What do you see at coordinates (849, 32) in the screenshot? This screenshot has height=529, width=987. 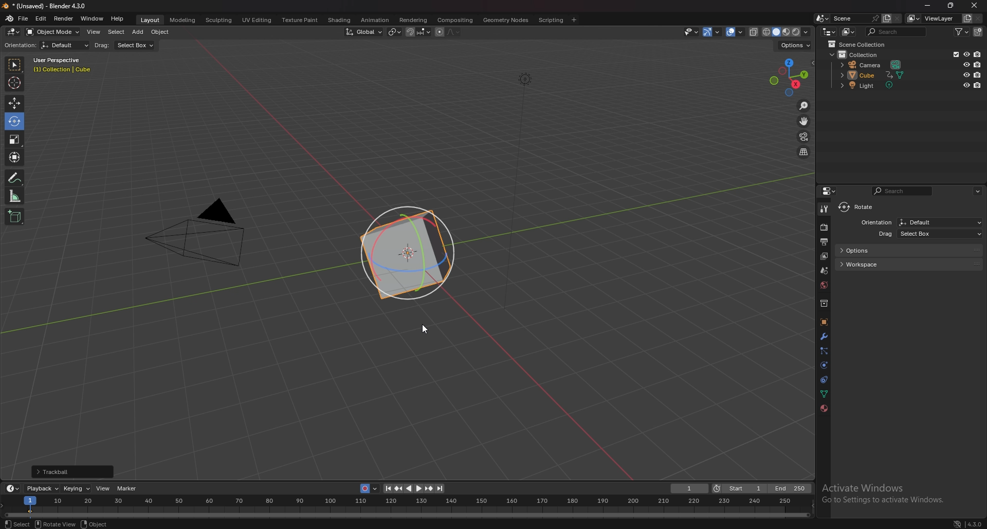 I see `display mode` at bounding box center [849, 32].